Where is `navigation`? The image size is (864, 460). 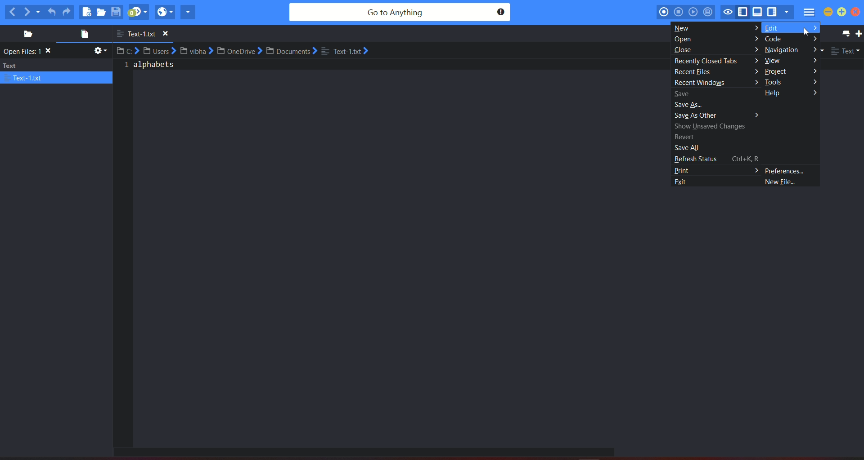 navigation is located at coordinates (783, 49).